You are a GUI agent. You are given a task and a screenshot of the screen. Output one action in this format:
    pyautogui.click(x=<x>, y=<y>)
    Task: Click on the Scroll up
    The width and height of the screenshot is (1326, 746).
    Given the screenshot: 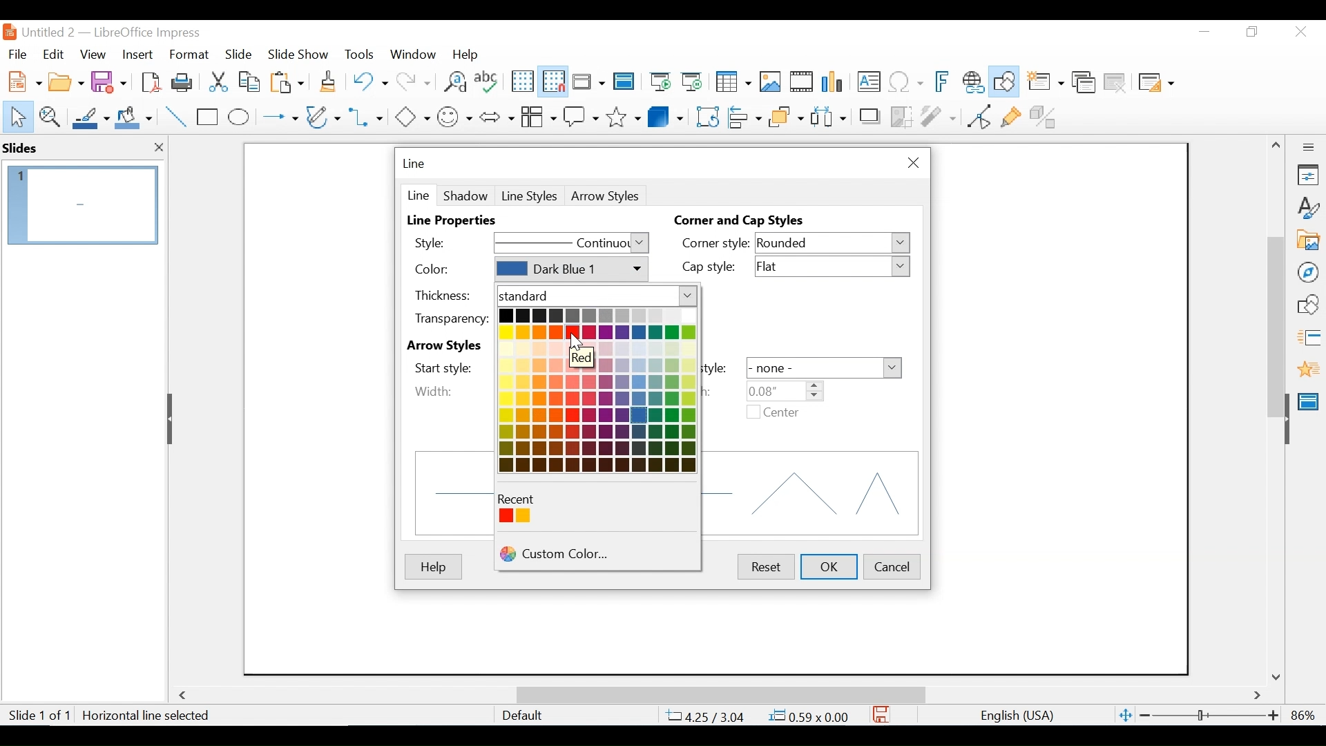 What is the action you would take?
    pyautogui.click(x=1277, y=145)
    